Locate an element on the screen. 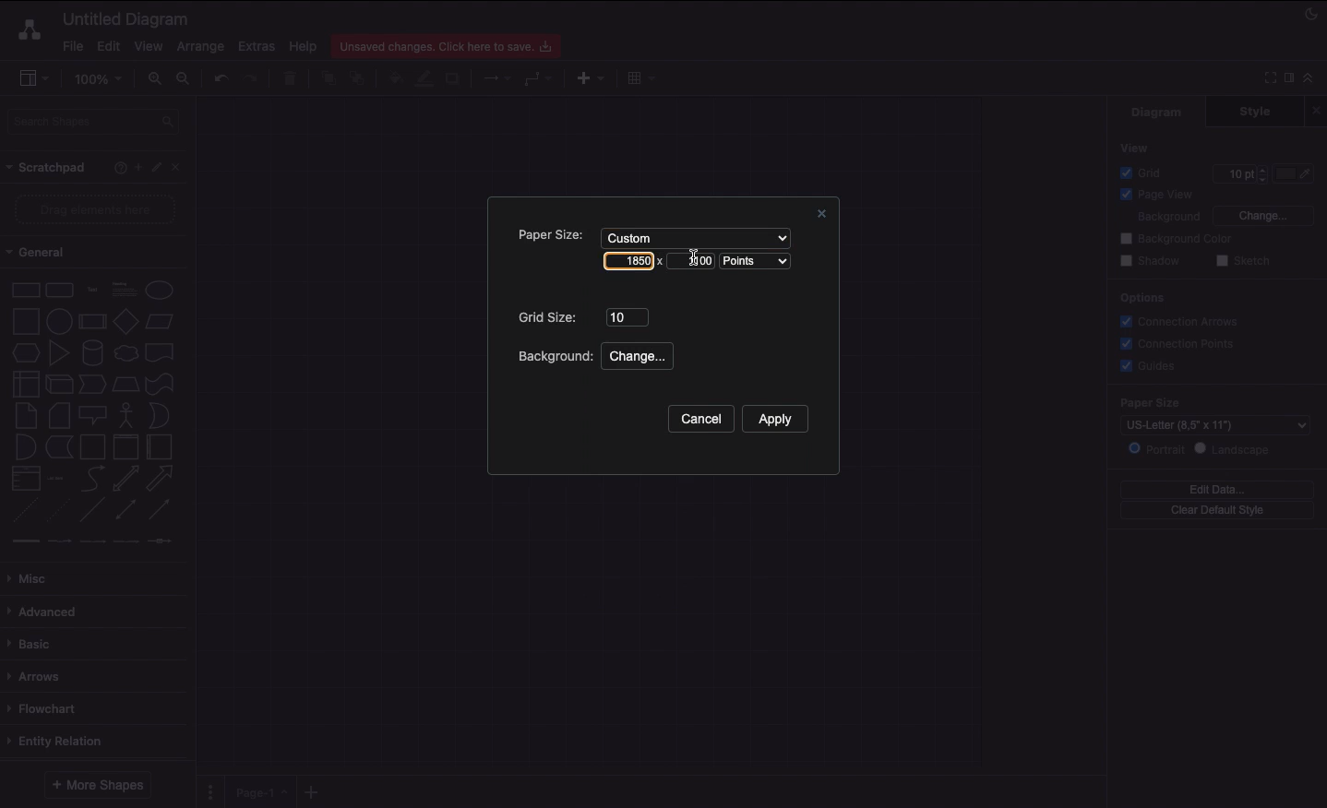 The height and width of the screenshot is (808, 1327). Scrathpad is located at coordinates (47, 168).